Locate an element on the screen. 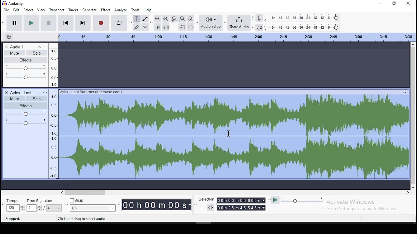 The height and width of the screenshot is (234, 417). recording level is located at coordinates (302, 18).